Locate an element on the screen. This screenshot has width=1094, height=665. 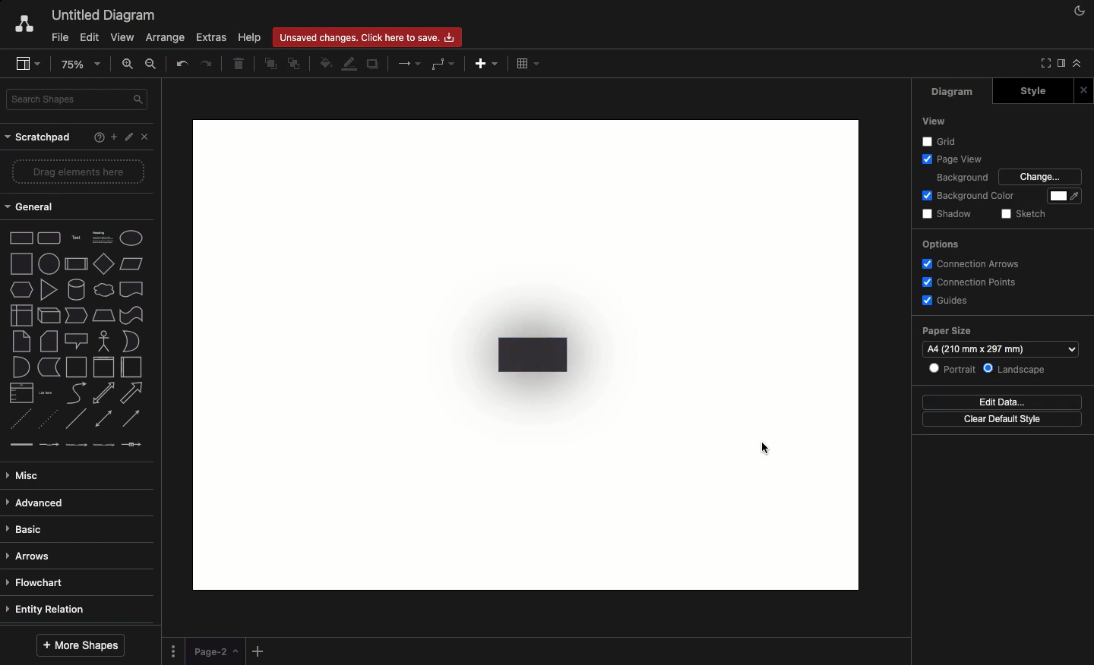
Line color is located at coordinates (349, 65).